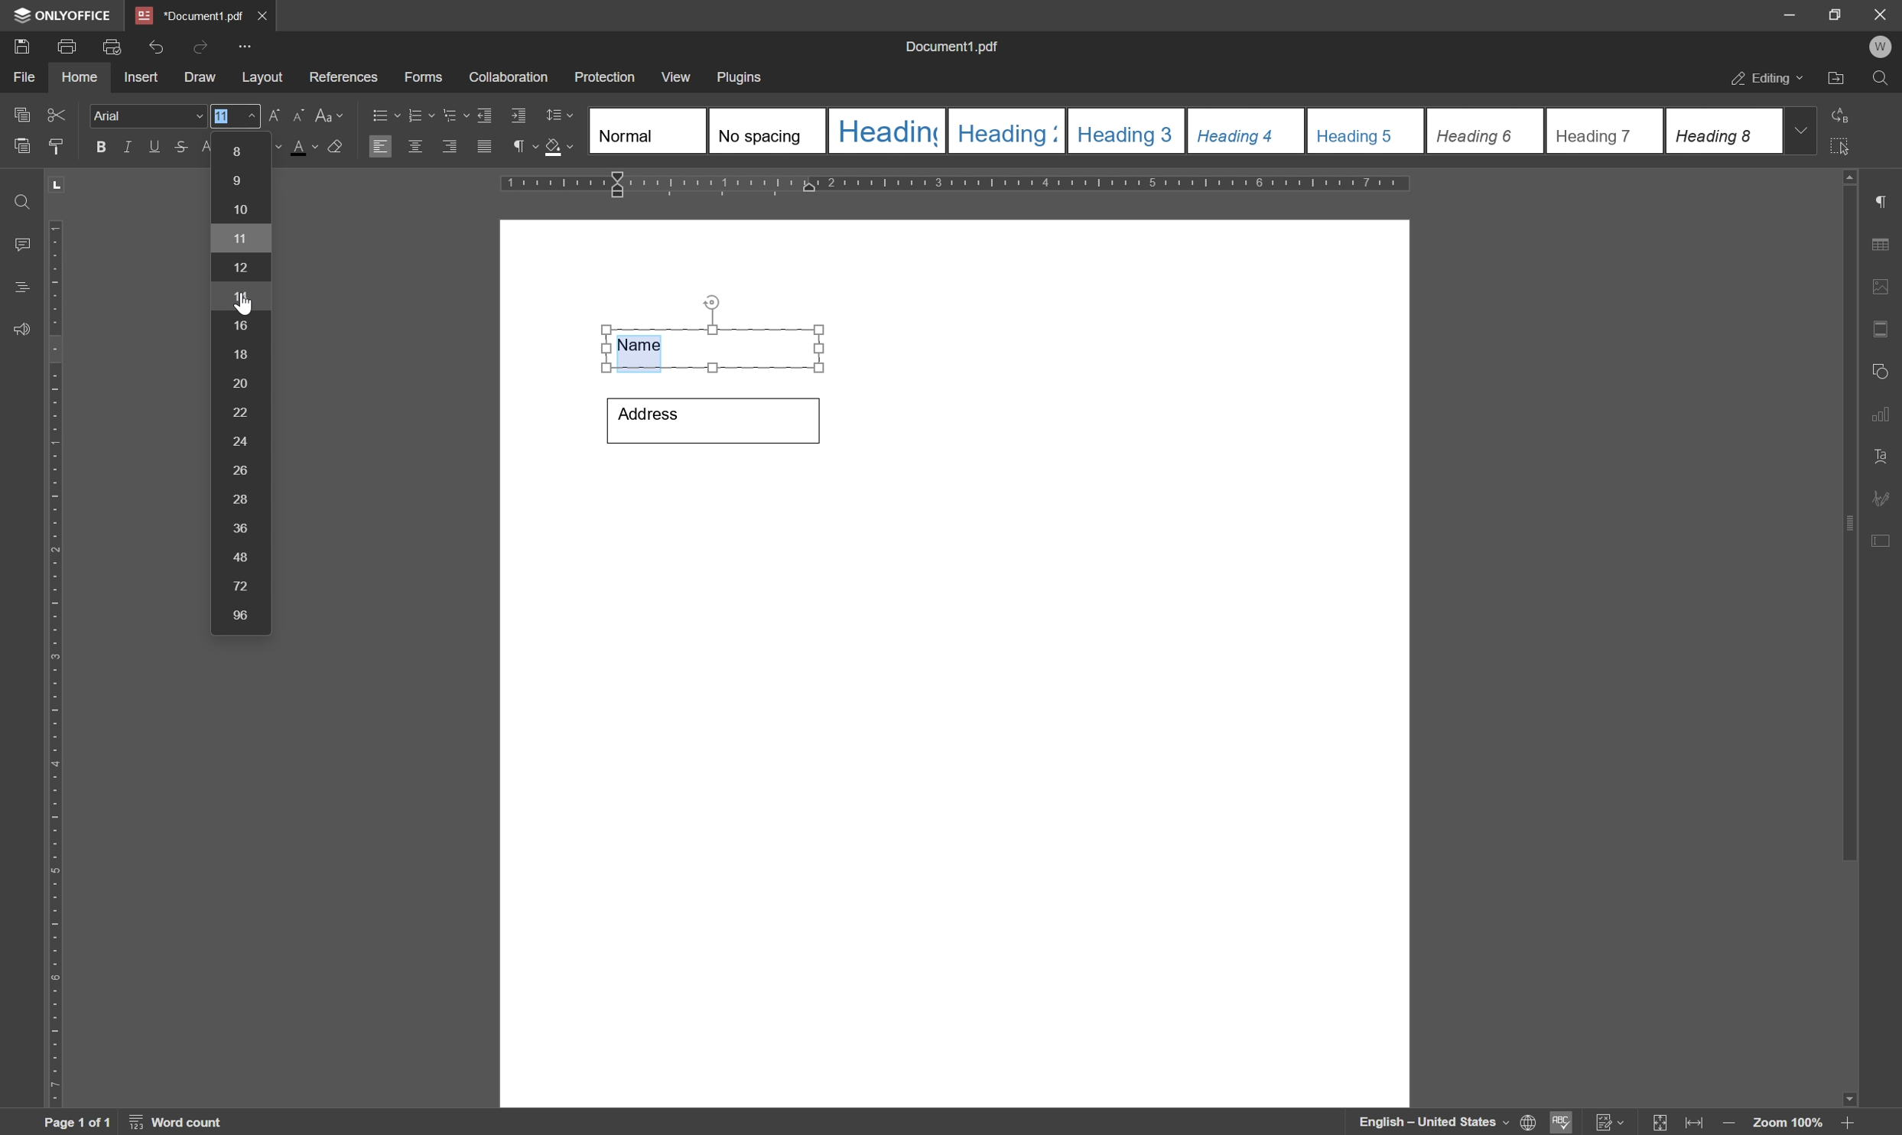 The image size is (1902, 1135). What do you see at coordinates (80, 77) in the screenshot?
I see `home` at bounding box center [80, 77].